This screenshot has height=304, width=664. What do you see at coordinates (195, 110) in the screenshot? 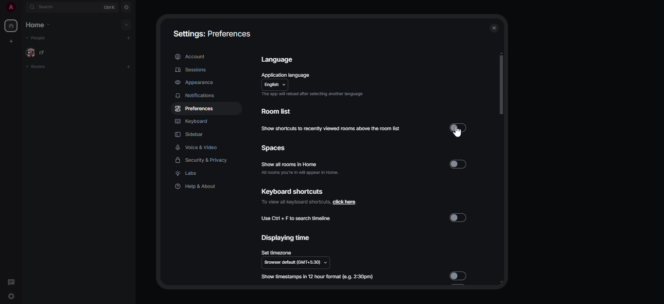
I see `preferences` at bounding box center [195, 110].